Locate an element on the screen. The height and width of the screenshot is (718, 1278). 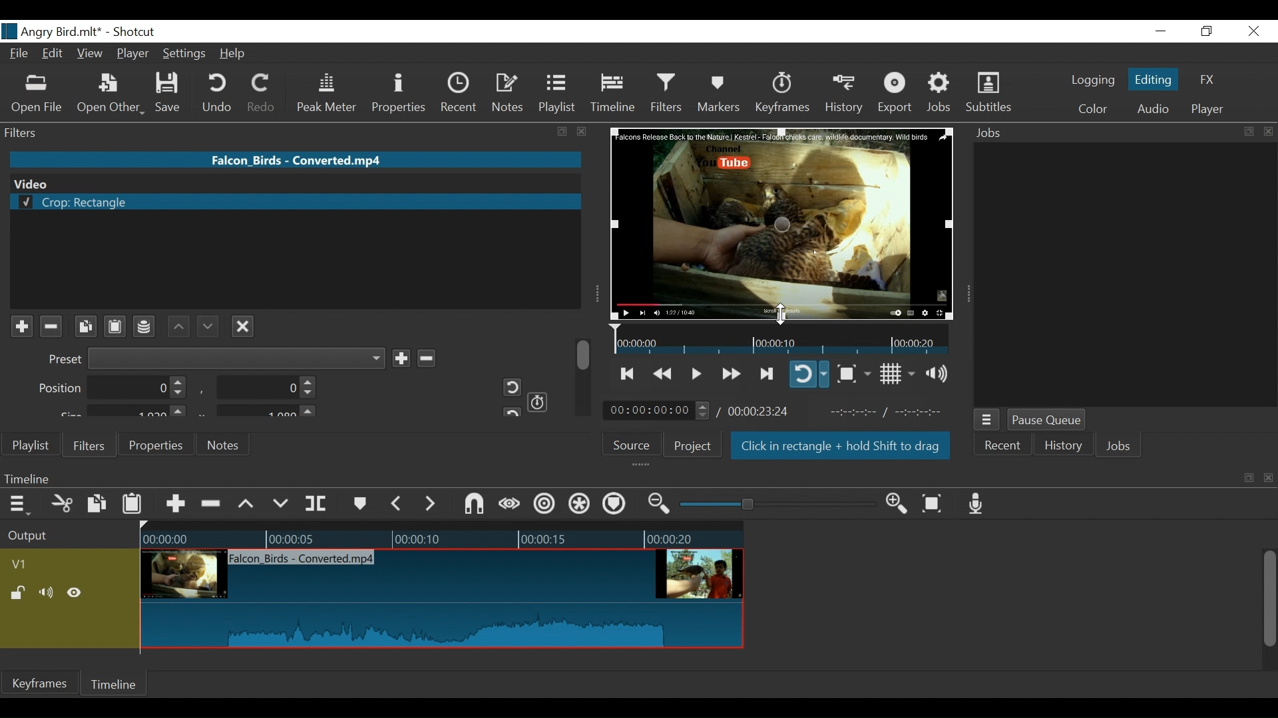
Record audio is located at coordinates (976, 503).